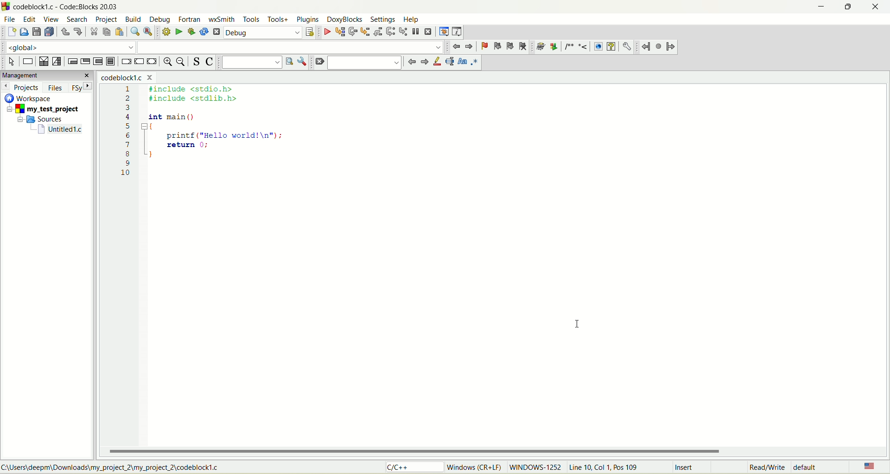  I want to click on zoom out, so click(182, 63).